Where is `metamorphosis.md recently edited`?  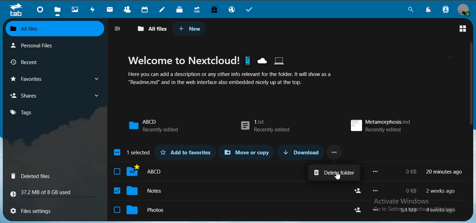
metamorphosis.md recently edited is located at coordinates (381, 124).